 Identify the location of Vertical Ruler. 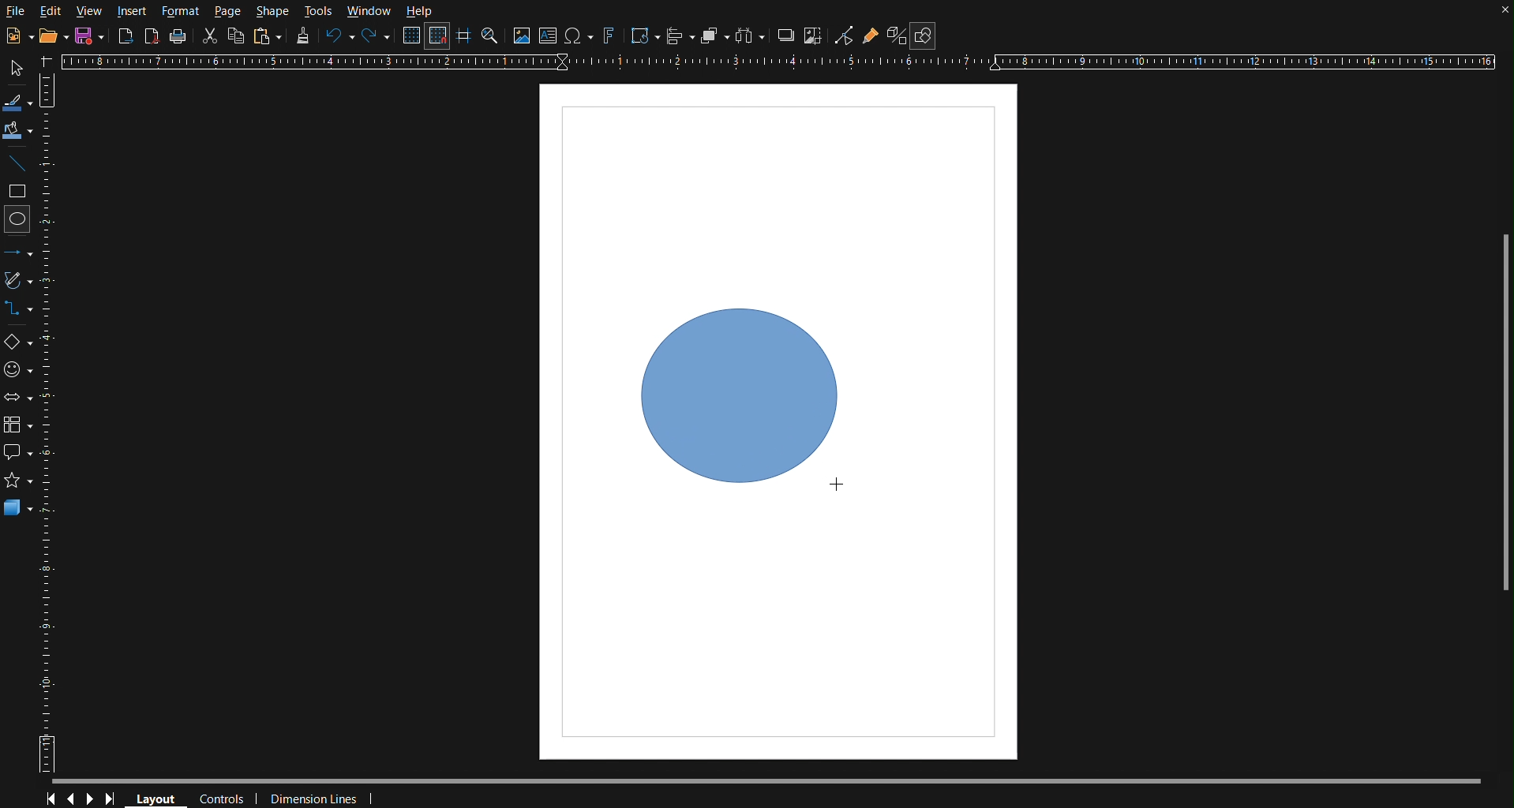
(52, 425).